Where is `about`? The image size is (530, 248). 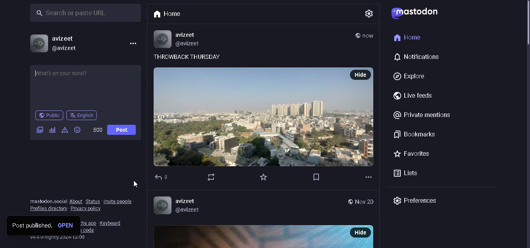 about is located at coordinates (76, 201).